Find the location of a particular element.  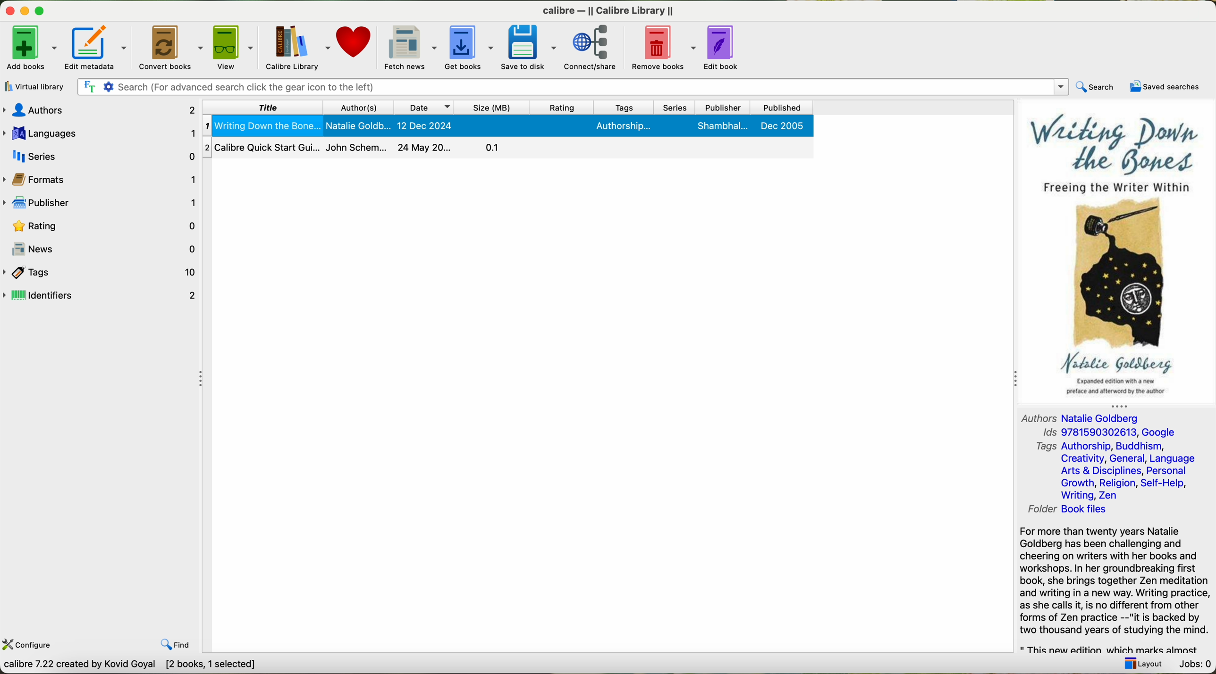

tags is located at coordinates (620, 108).